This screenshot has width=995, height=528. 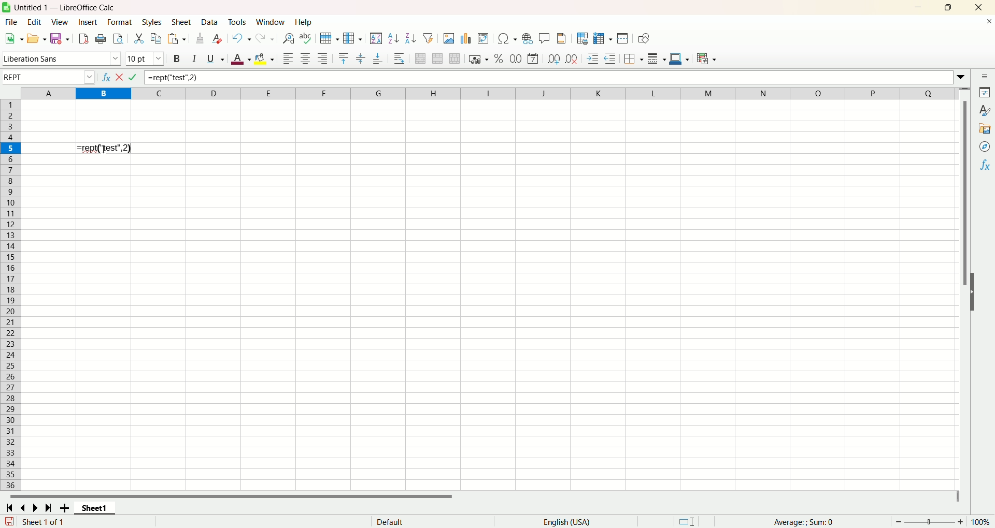 I want to click on print, so click(x=102, y=39).